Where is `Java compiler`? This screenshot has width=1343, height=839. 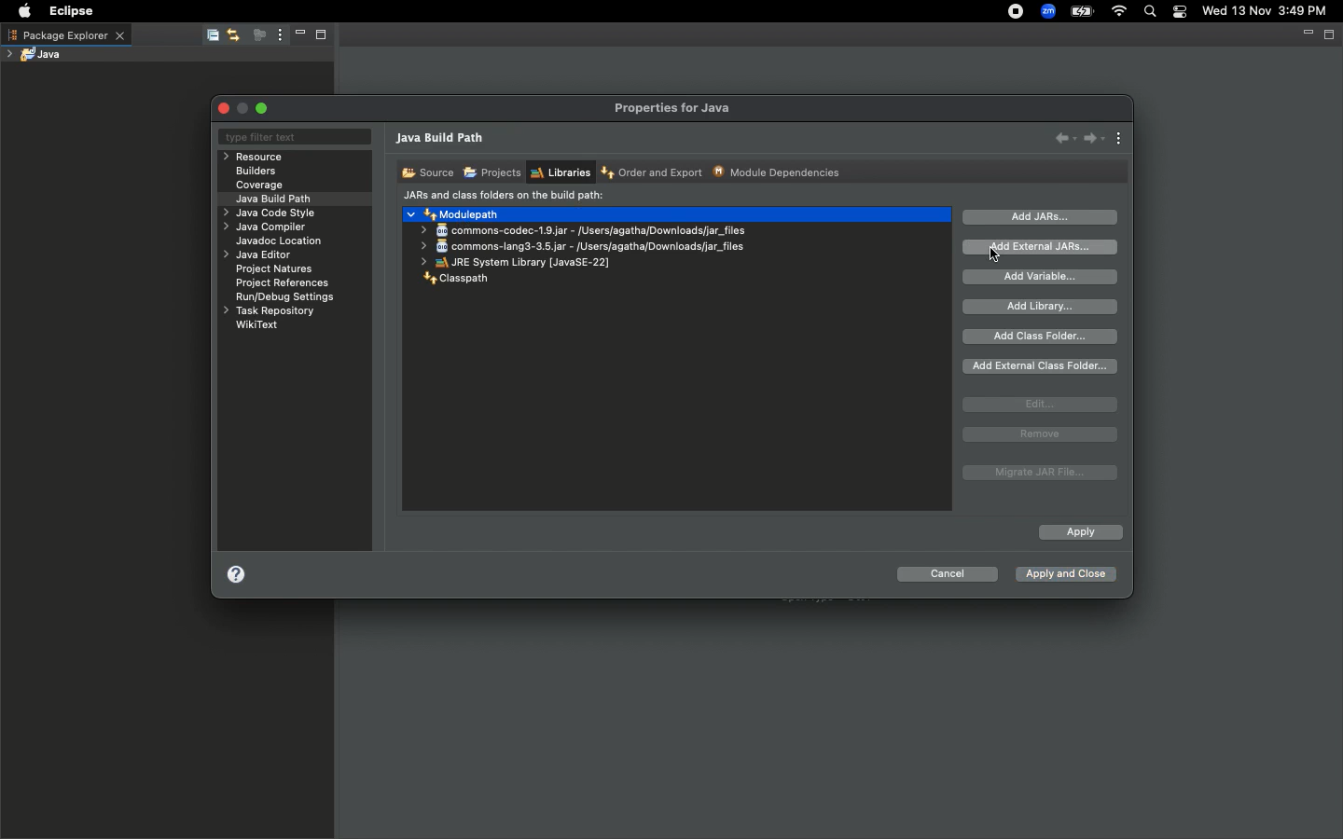 Java compiler is located at coordinates (268, 229).